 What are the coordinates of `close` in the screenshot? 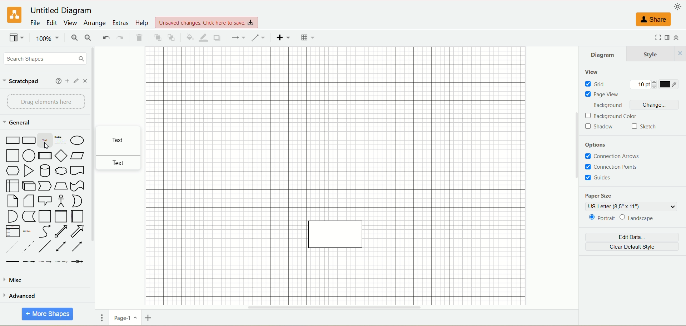 It's located at (86, 82).